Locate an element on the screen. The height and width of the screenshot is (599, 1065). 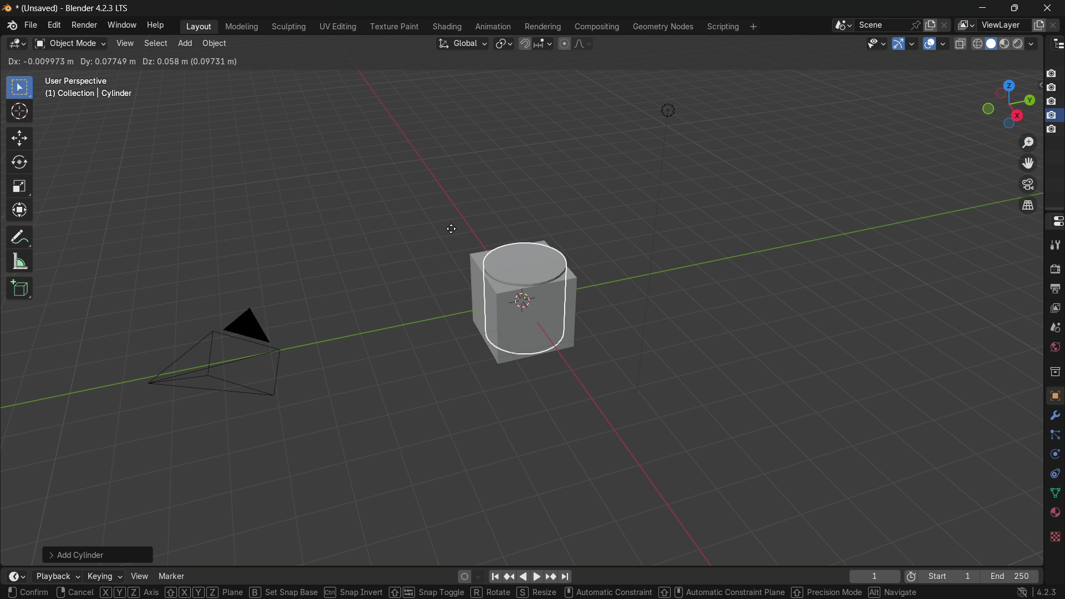
4.2.3 lts is located at coordinates (1038, 592).